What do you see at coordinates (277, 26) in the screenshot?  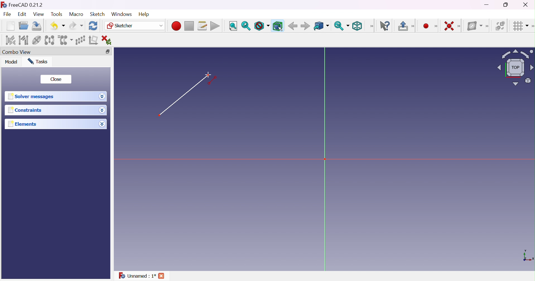 I see `Bounding box` at bounding box center [277, 26].